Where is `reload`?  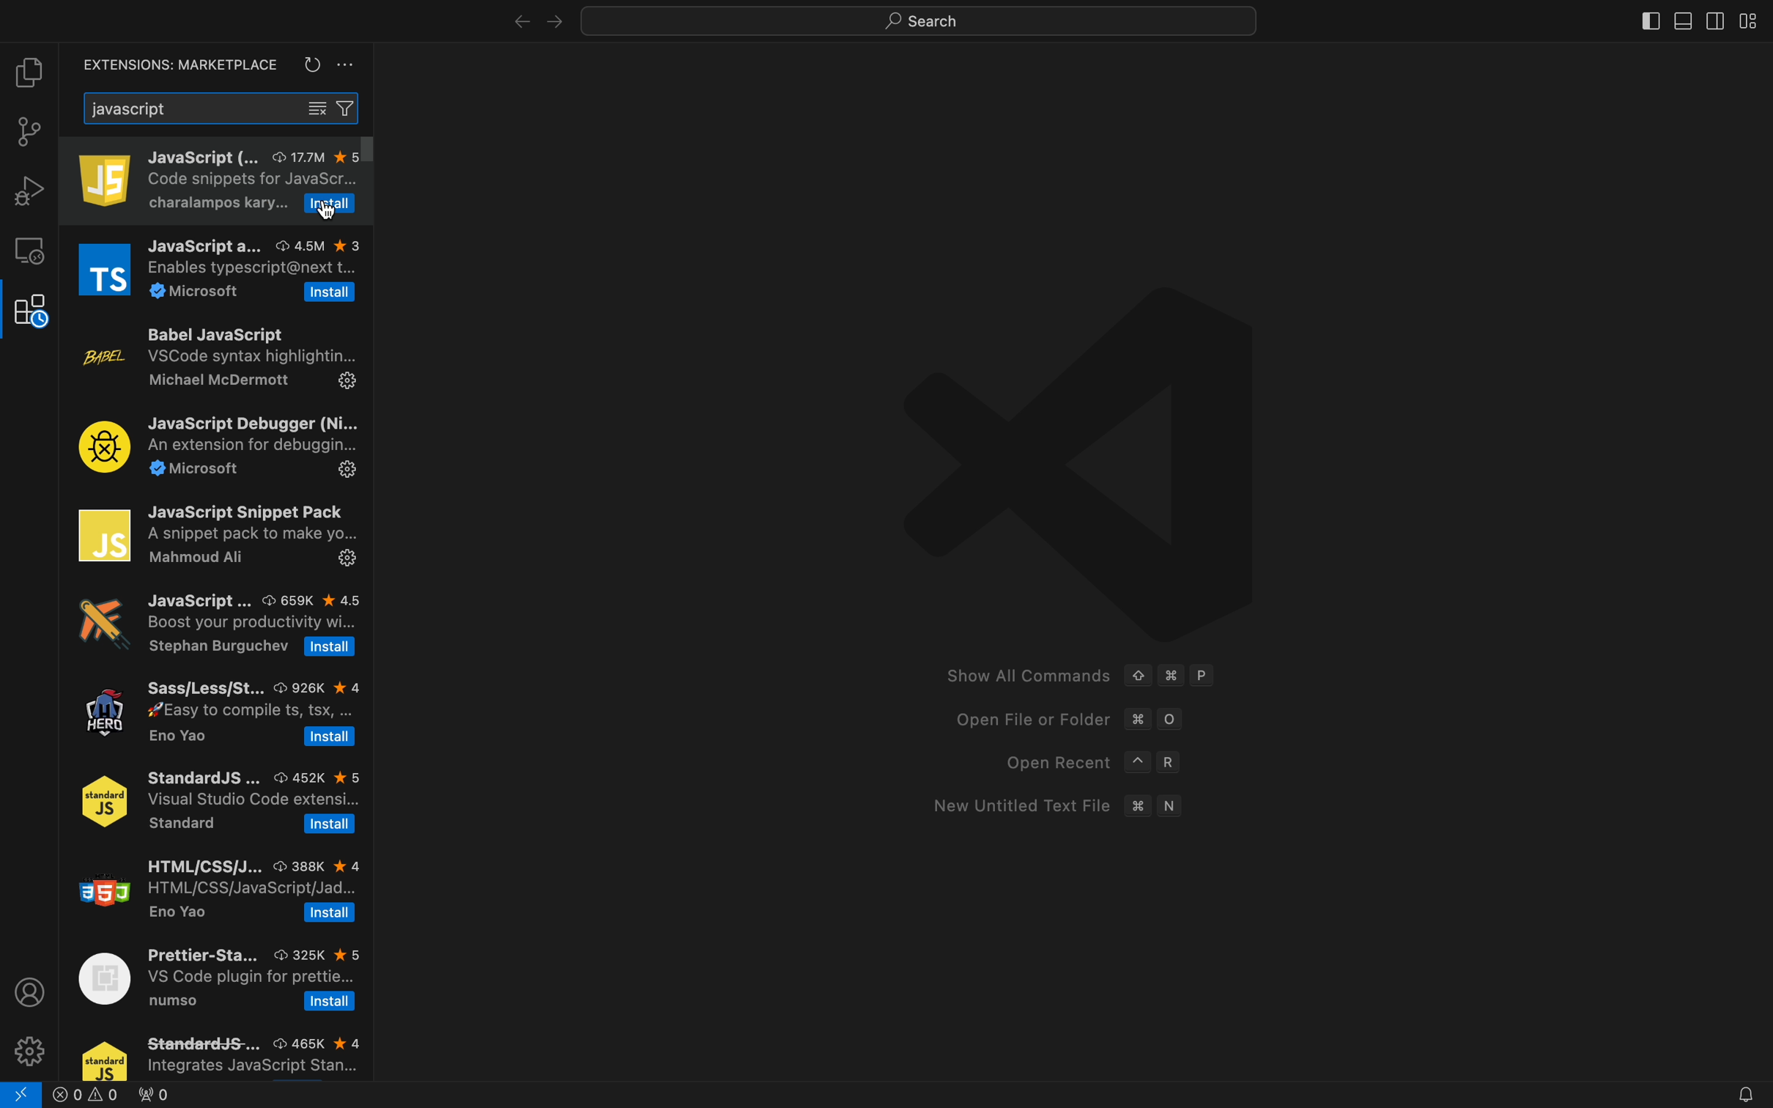 reload is located at coordinates (311, 64).